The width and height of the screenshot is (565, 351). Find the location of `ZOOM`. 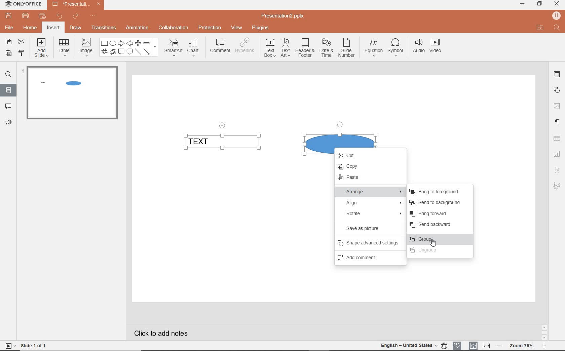

ZOOM is located at coordinates (521, 347).